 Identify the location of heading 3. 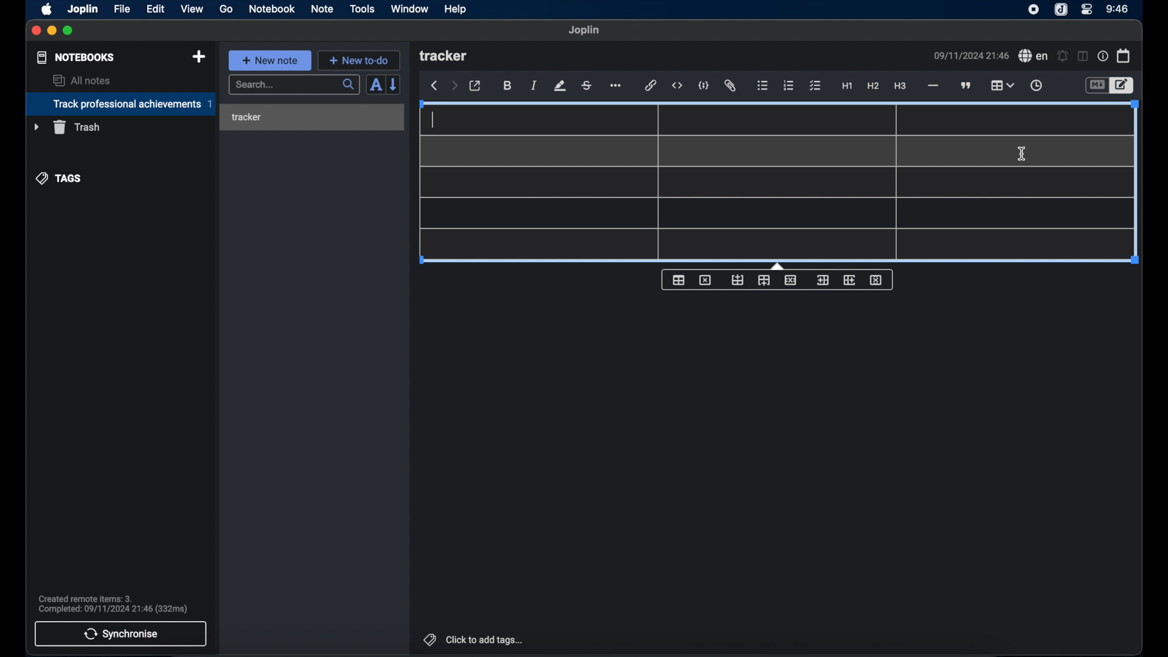
(901, 86).